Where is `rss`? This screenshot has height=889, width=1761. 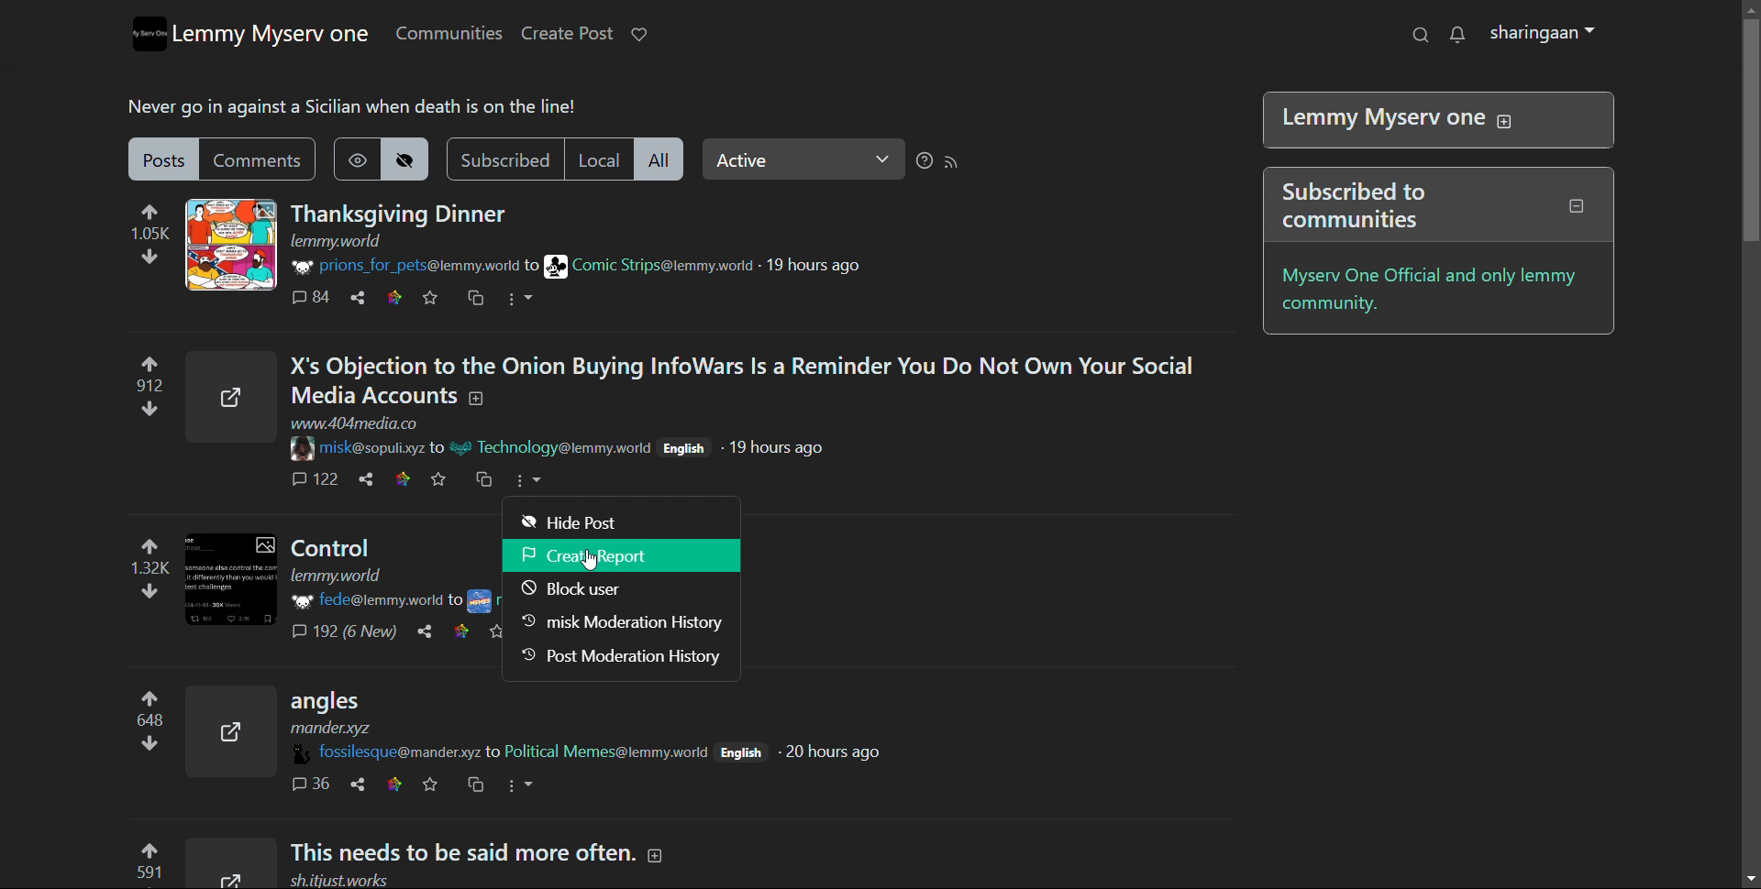
rss is located at coordinates (952, 162).